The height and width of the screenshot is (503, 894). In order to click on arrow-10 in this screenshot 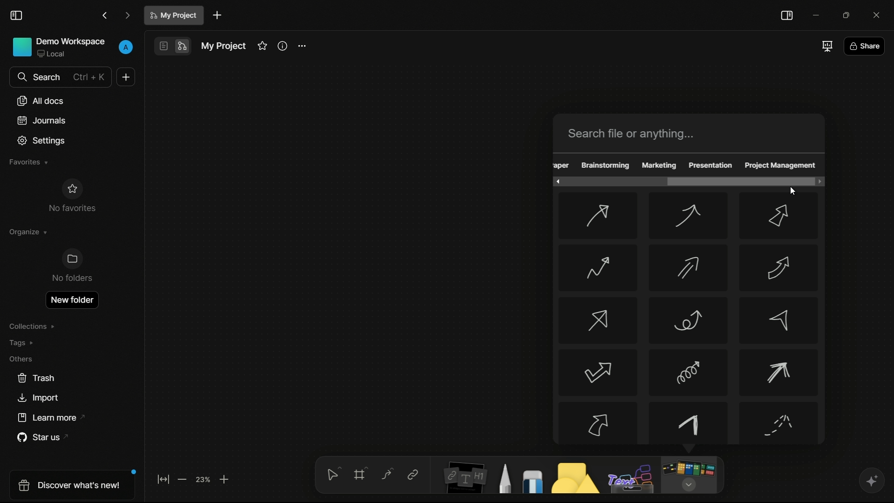, I will do `click(597, 373)`.